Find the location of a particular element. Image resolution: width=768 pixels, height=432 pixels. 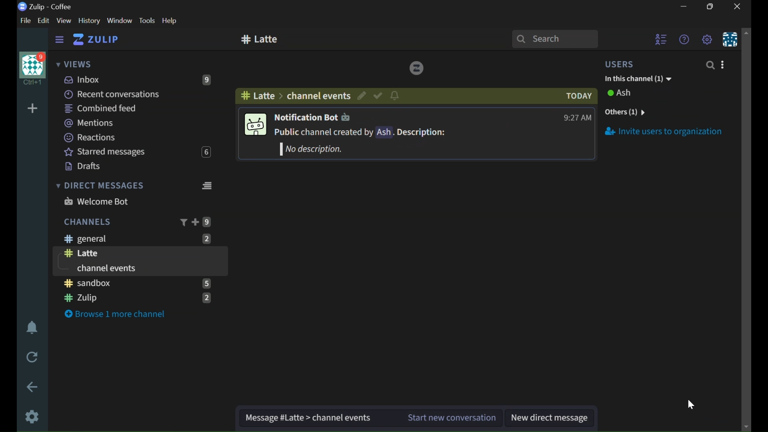

INVITE USERS is located at coordinates (723, 64).